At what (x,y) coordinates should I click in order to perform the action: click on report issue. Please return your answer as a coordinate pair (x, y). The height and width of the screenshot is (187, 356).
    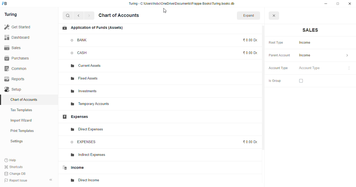
    Looking at the image, I should click on (16, 180).